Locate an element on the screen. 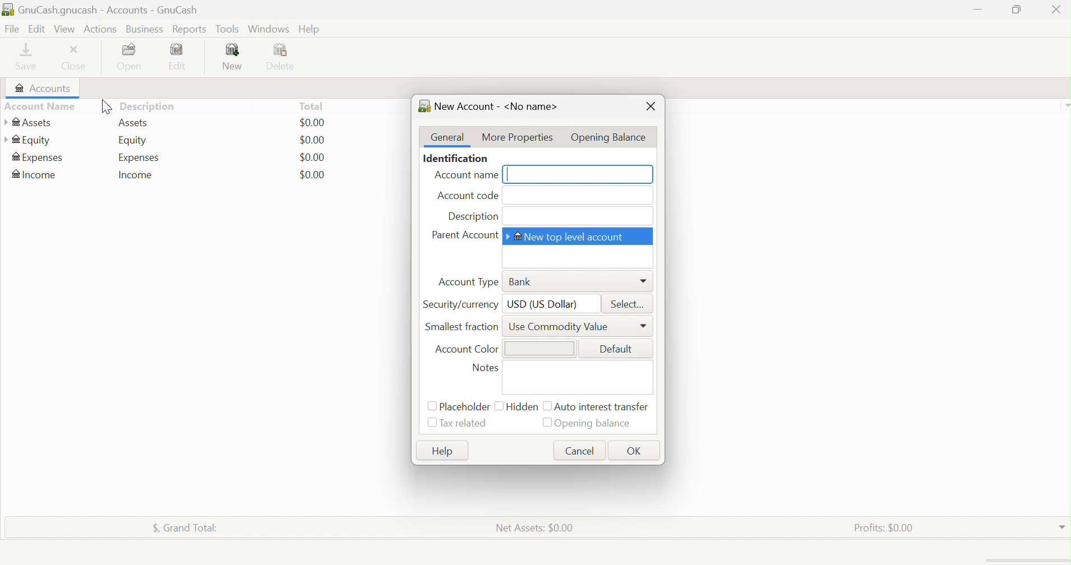  Use commodity value is located at coordinates (562, 326).